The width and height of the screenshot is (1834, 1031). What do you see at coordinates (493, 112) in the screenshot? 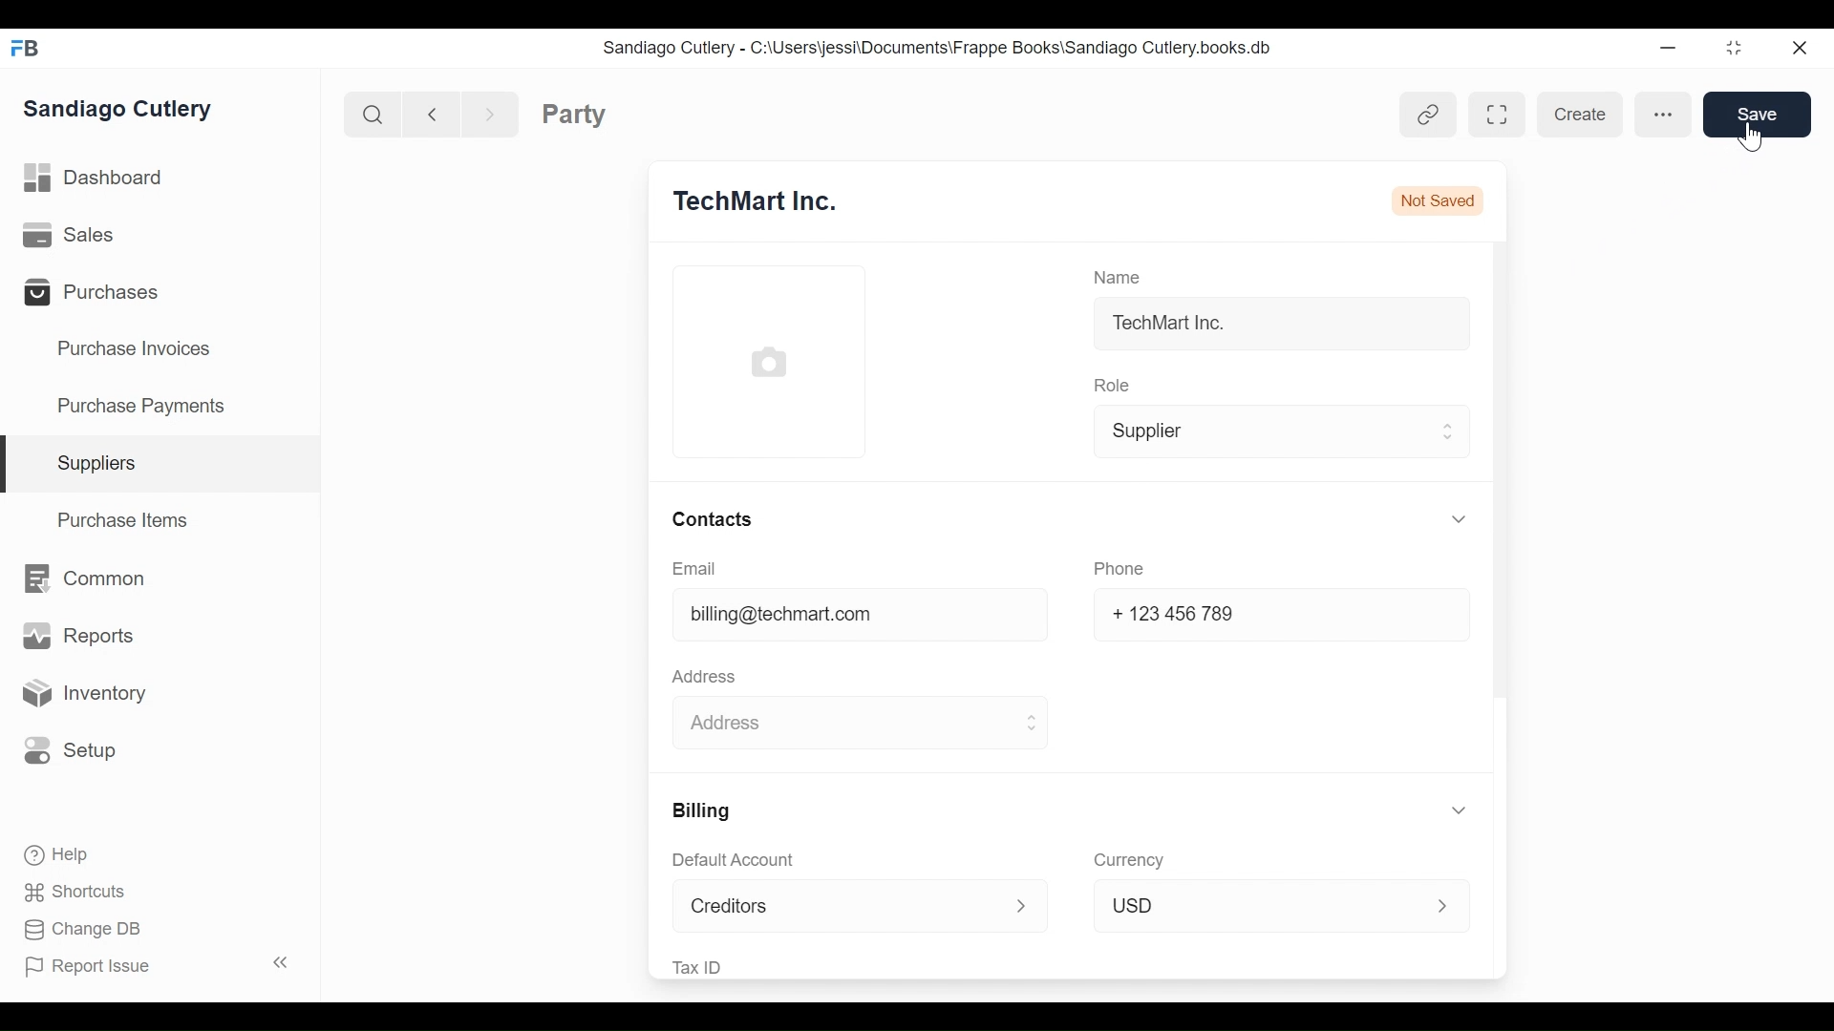
I see `next` at bounding box center [493, 112].